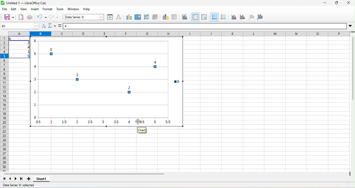 Image resolution: width=355 pixels, height=188 pixels. I want to click on add sheet, so click(29, 179).